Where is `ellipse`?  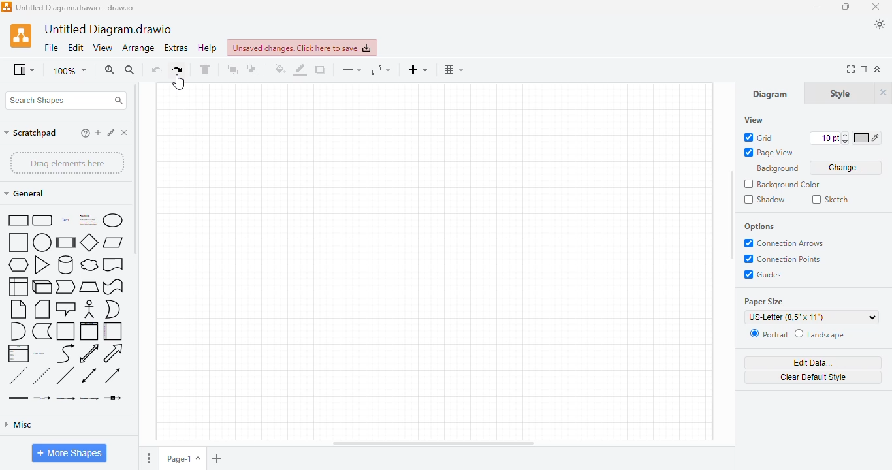
ellipse is located at coordinates (112, 220).